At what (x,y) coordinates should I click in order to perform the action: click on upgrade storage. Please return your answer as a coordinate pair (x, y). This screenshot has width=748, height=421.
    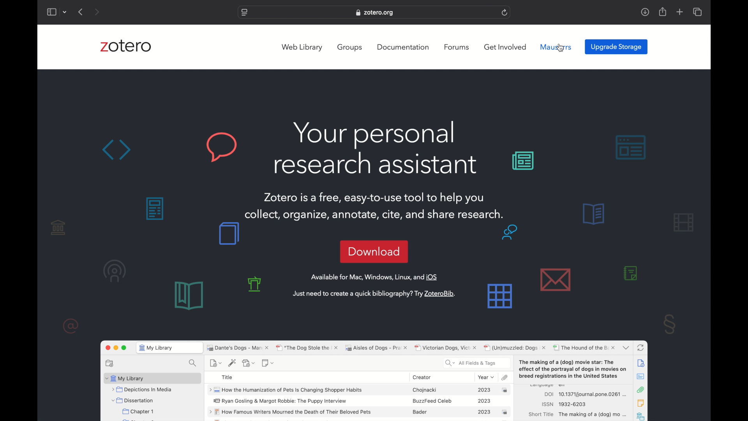
    Looking at the image, I should click on (616, 47).